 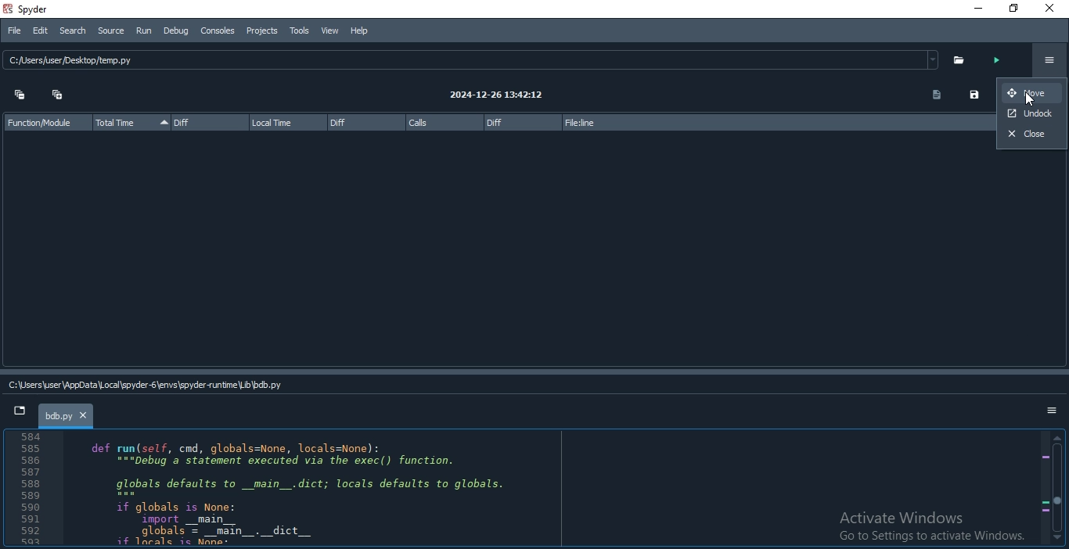 What do you see at coordinates (330, 31) in the screenshot?
I see `View` at bounding box center [330, 31].